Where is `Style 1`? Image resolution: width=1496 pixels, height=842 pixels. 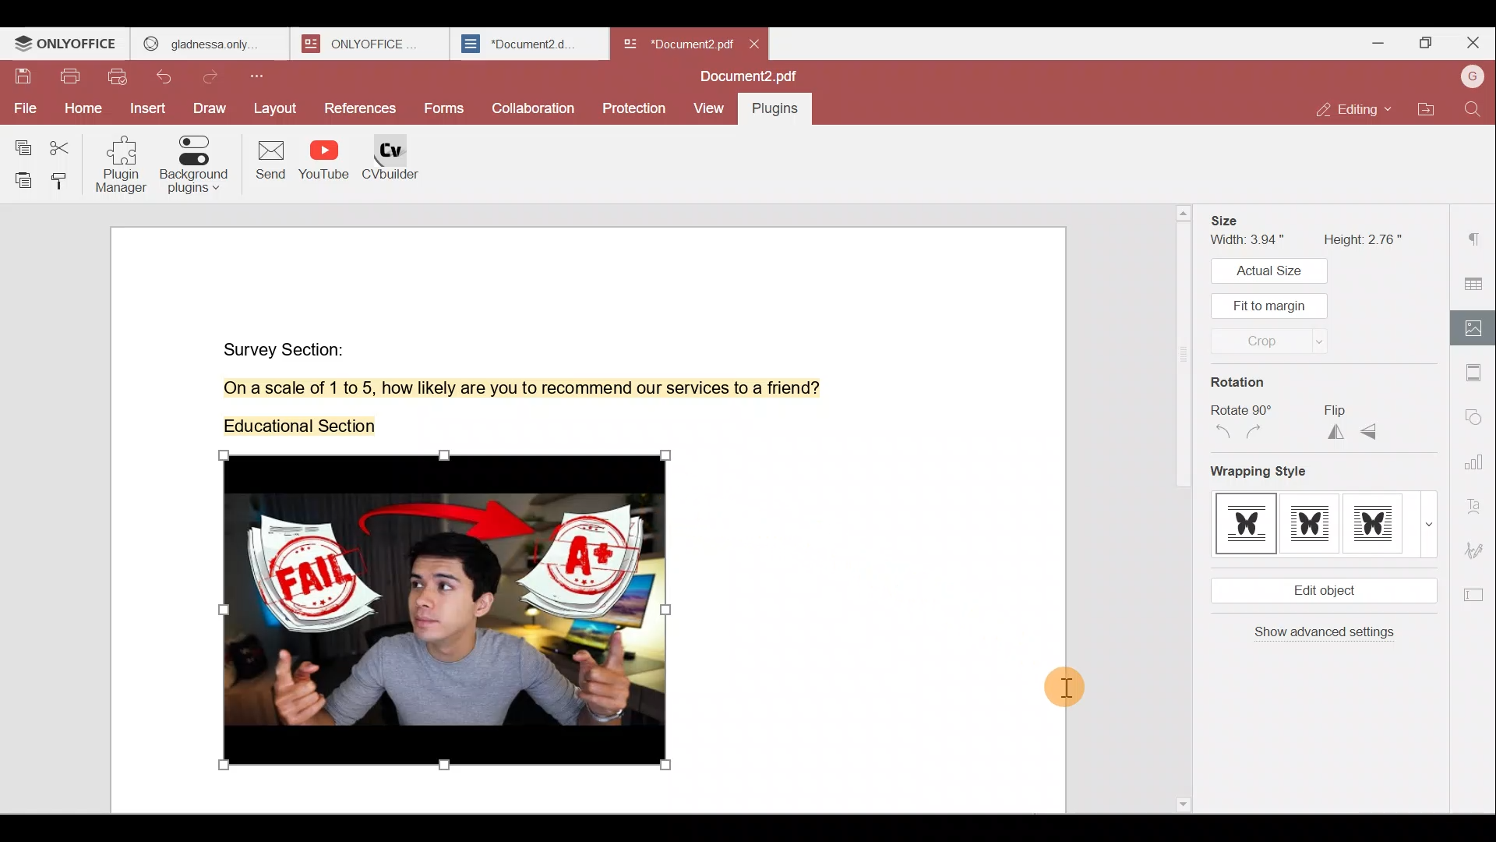 Style 1 is located at coordinates (1243, 524).